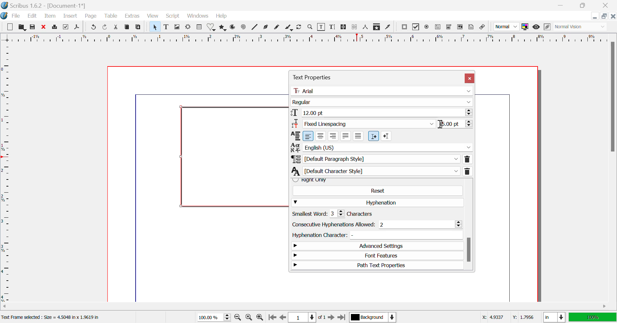  I want to click on Eyedropper, so click(389, 27).